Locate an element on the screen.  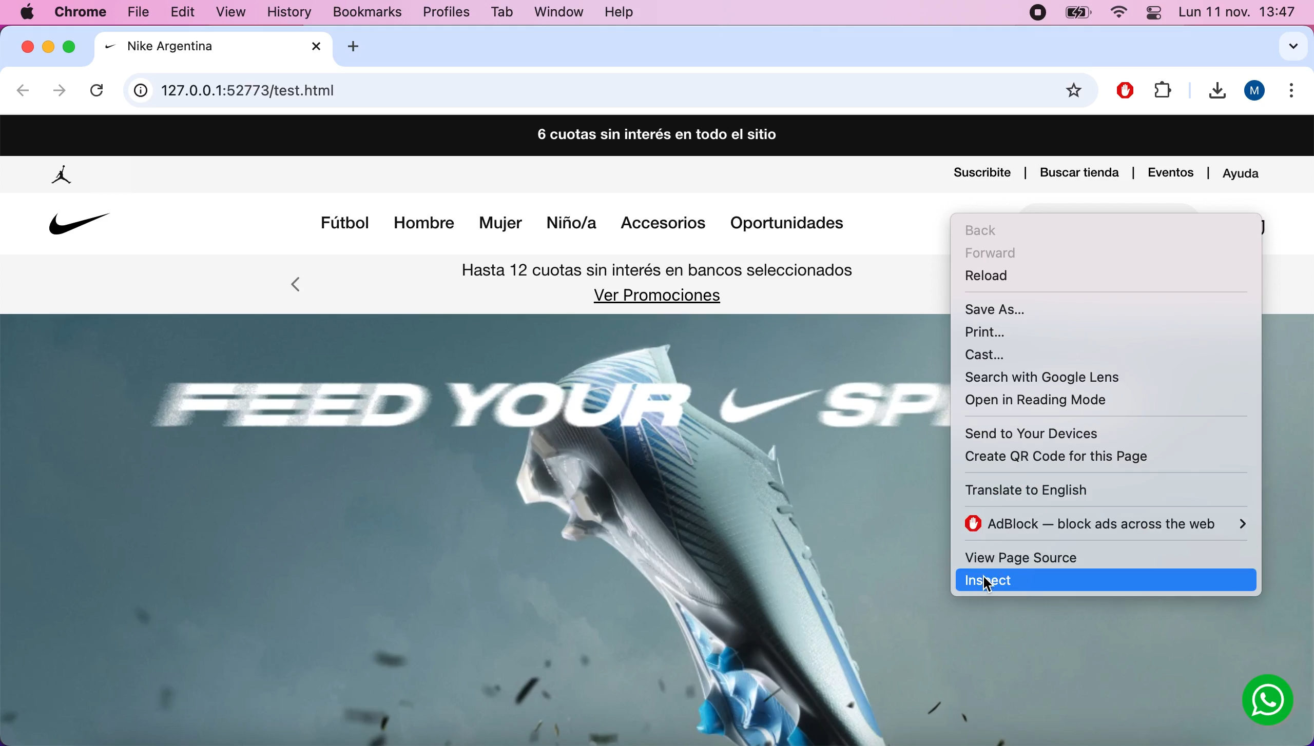
search bar is located at coordinates (609, 91).